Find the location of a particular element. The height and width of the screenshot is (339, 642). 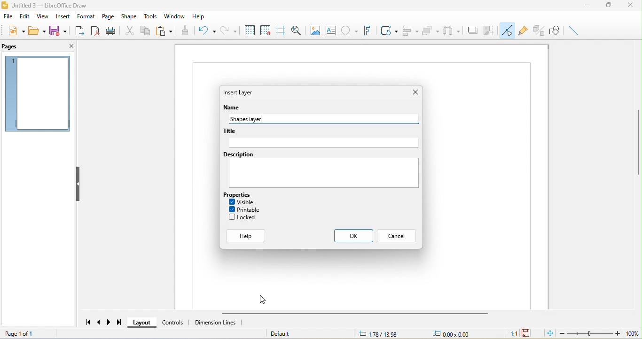

locked is located at coordinates (244, 217).